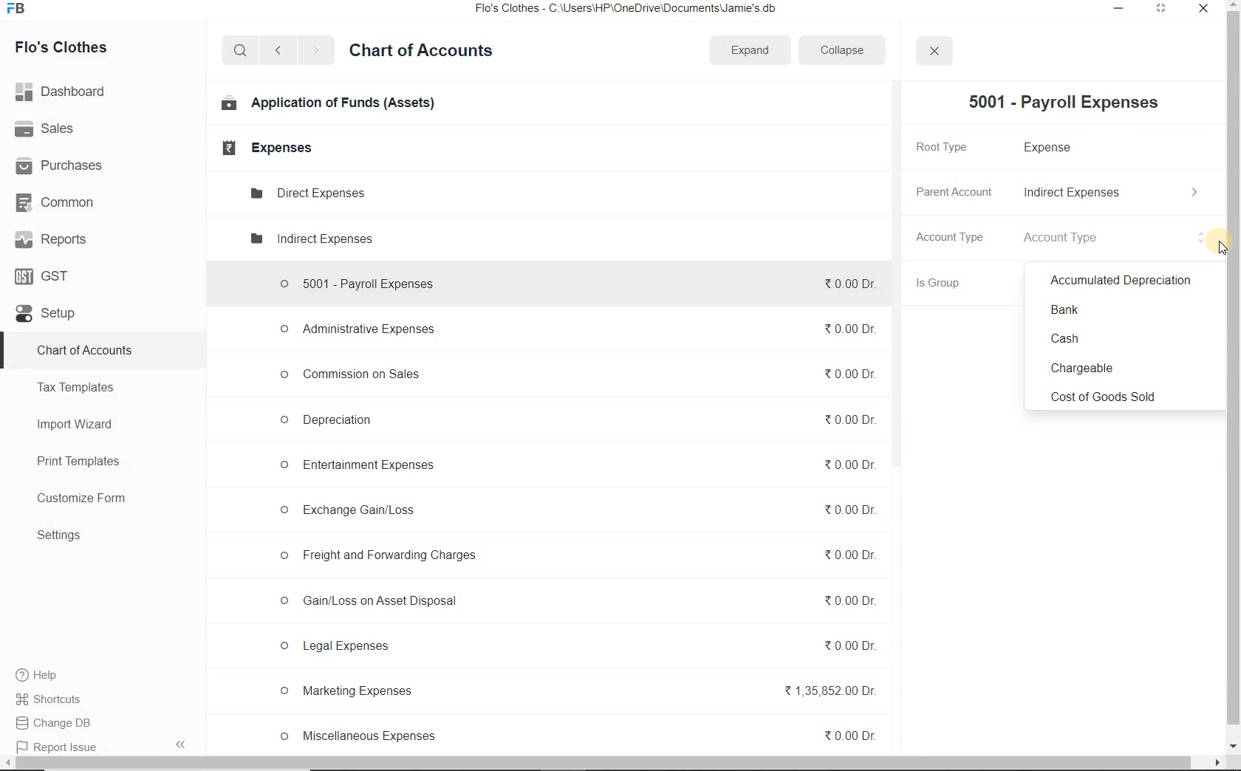 The height and width of the screenshot is (771, 1241). I want to click on Print Templates, so click(78, 462).